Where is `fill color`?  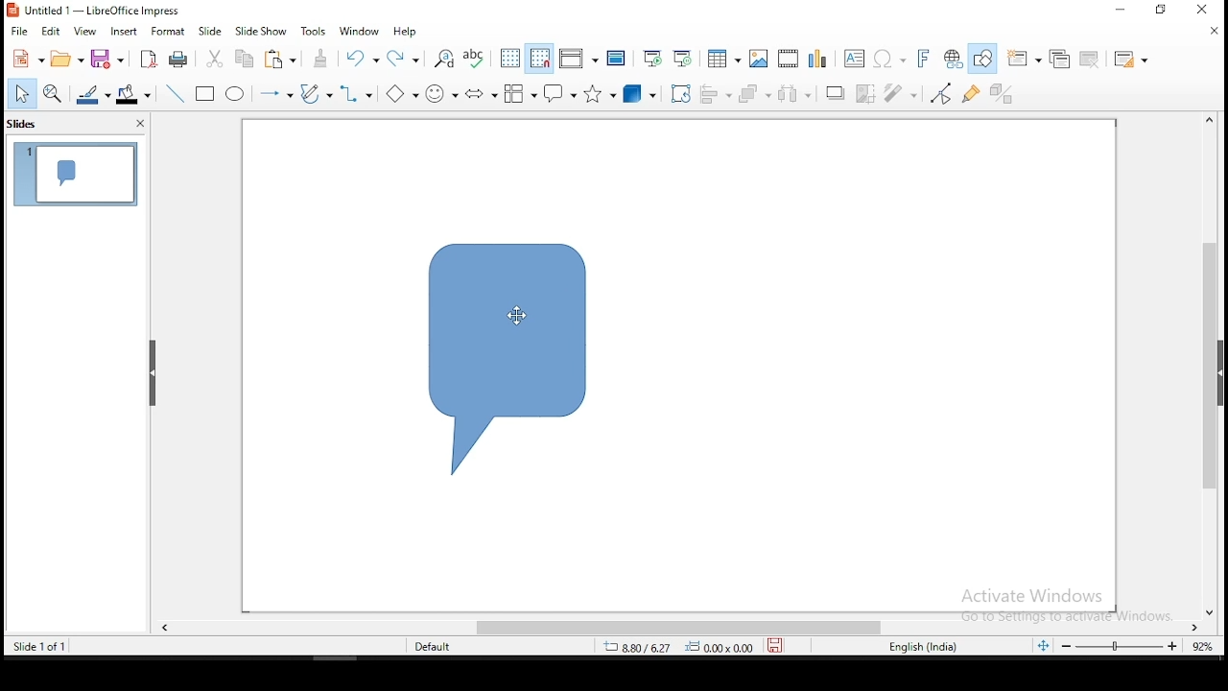
fill color is located at coordinates (131, 95).